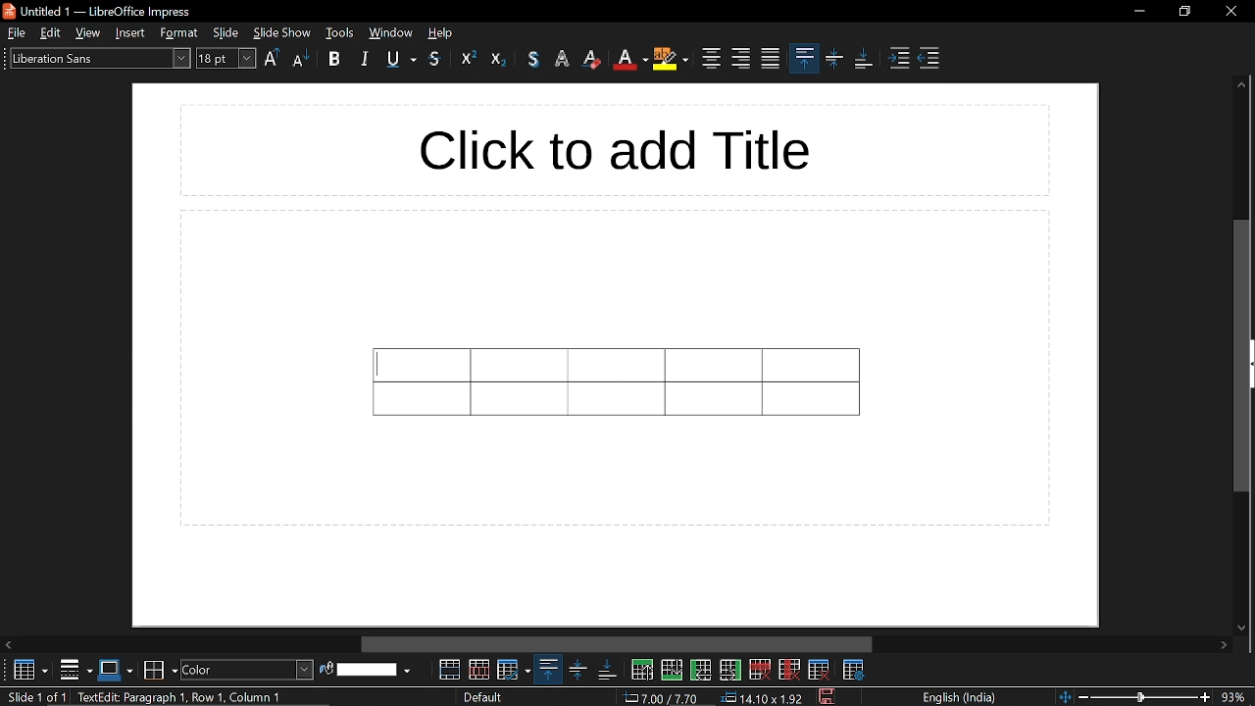 The height and width of the screenshot is (706, 1255). What do you see at coordinates (129, 33) in the screenshot?
I see `insert` at bounding box center [129, 33].